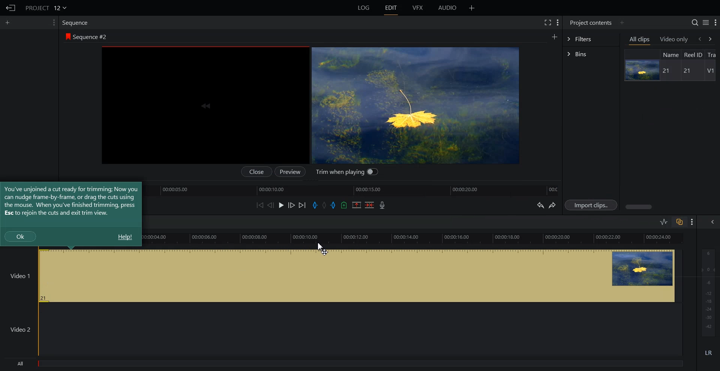 The height and width of the screenshot is (371, 720). Describe the element at coordinates (591, 22) in the screenshot. I see `Project contents` at that location.